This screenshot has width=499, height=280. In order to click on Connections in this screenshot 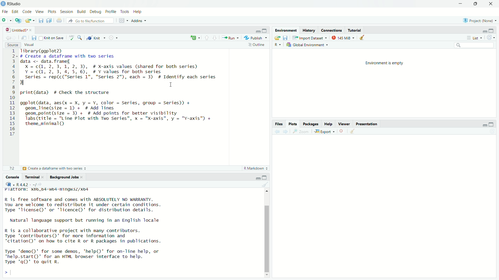, I will do `click(330, 30)`.